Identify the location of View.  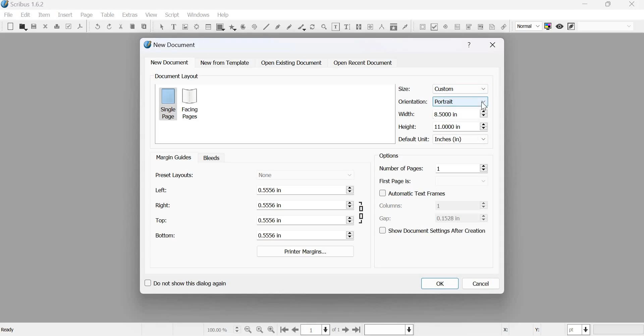
(152, 15).